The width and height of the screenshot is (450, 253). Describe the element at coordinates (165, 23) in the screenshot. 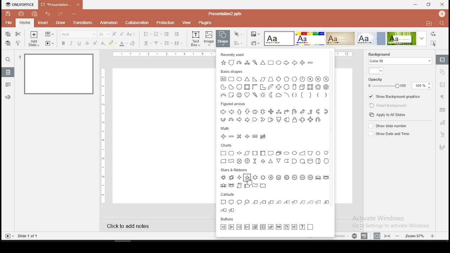

I see `protection` at that location.